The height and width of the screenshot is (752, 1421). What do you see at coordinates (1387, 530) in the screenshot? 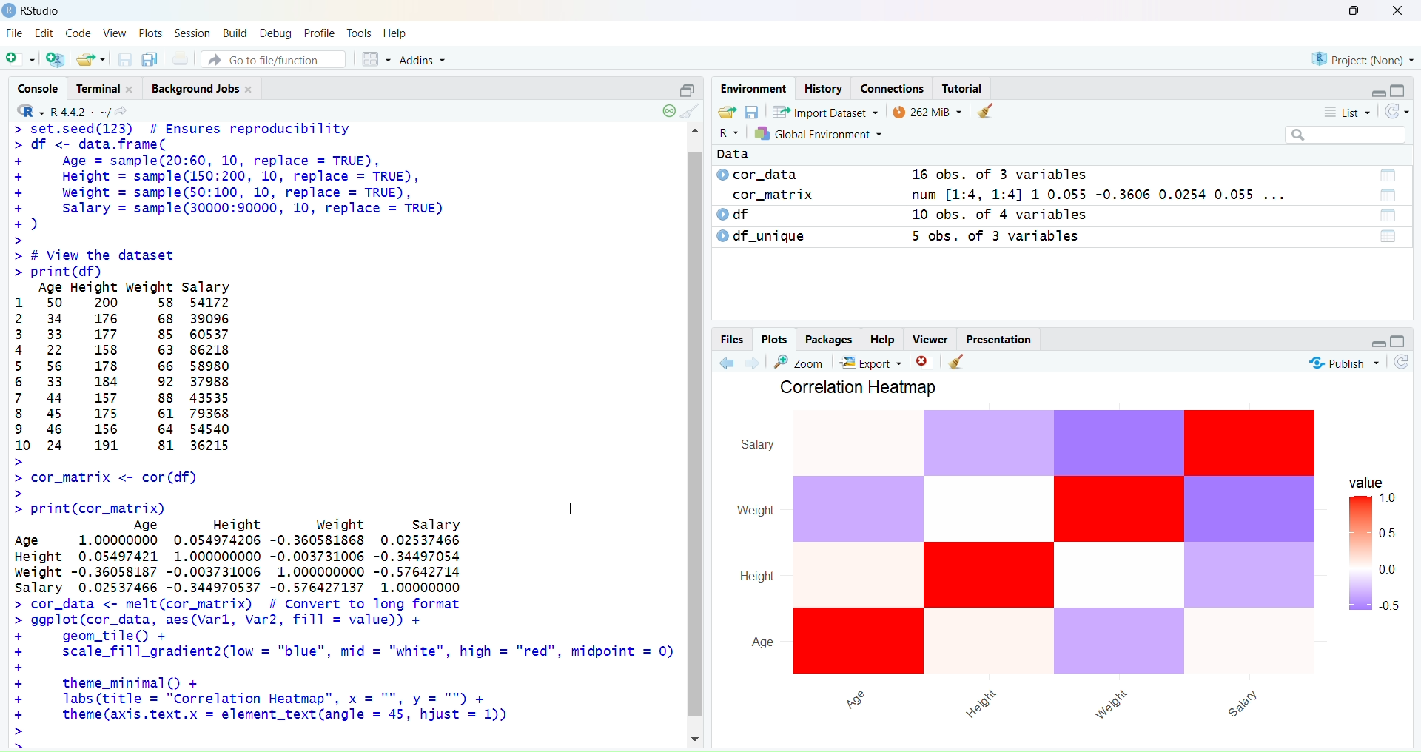
I see `0.5` at bounding box center [1387, 530].